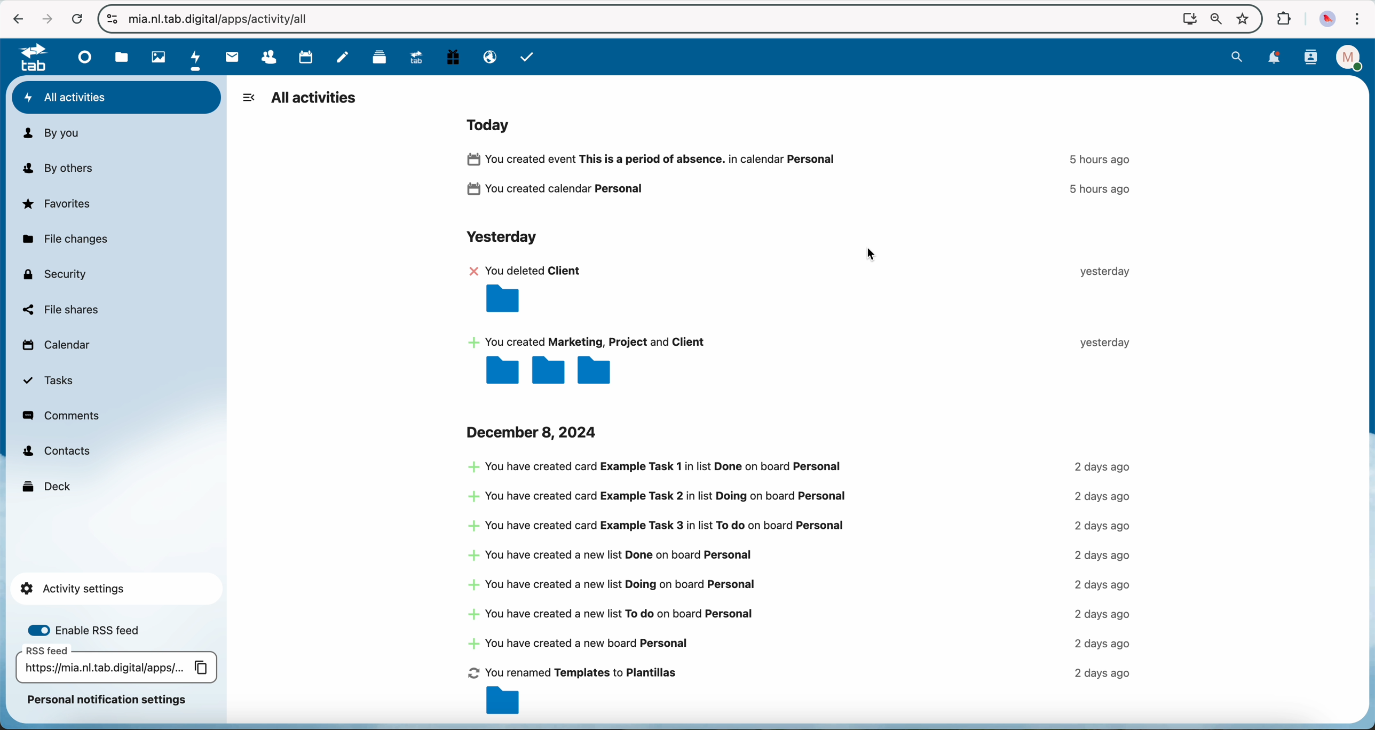 The image size is (1375, 730). I want to click on december 8, so click(534, 432).